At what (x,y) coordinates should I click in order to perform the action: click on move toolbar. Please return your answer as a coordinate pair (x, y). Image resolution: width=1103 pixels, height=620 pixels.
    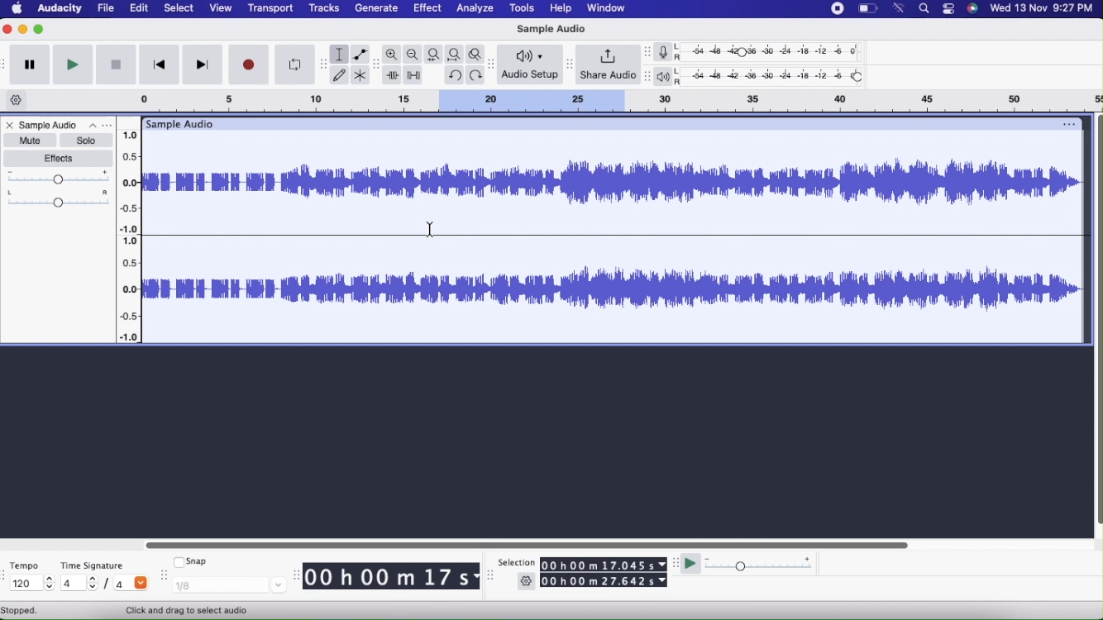
    Looking at the image, I should click on (491, 575).